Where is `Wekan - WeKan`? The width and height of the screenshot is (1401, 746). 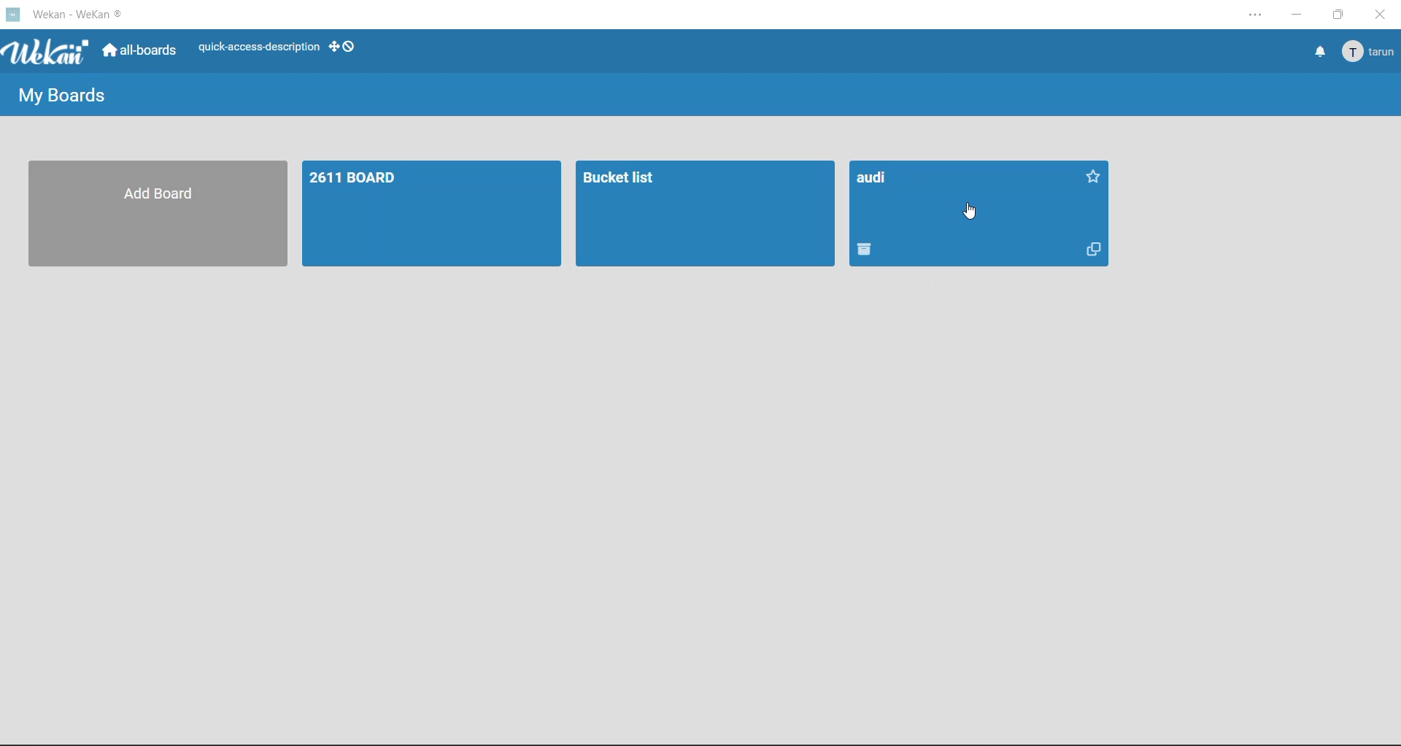 Wekan - WeKan is located at coordinates (66, 13).